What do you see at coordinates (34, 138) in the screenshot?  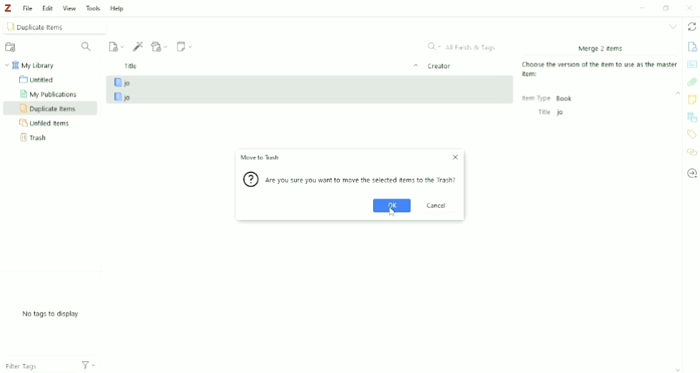 I see `Trash` at bounding box center [34, 138].